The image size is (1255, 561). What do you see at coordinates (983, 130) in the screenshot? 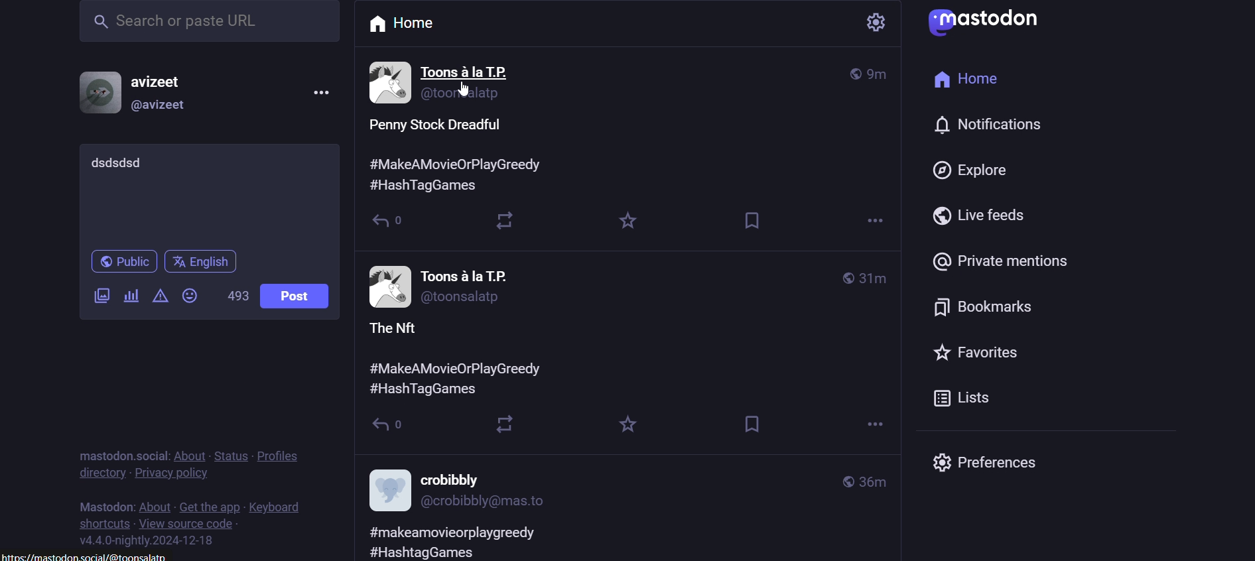
I see `notification` at bounding box center [983, 130].